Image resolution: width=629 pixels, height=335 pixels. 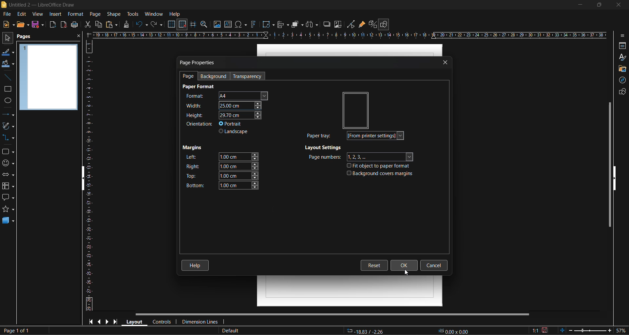 What do you see at coordinates (78, 37) in the screenshot?
I see `close` at bounding box center [78, 37].